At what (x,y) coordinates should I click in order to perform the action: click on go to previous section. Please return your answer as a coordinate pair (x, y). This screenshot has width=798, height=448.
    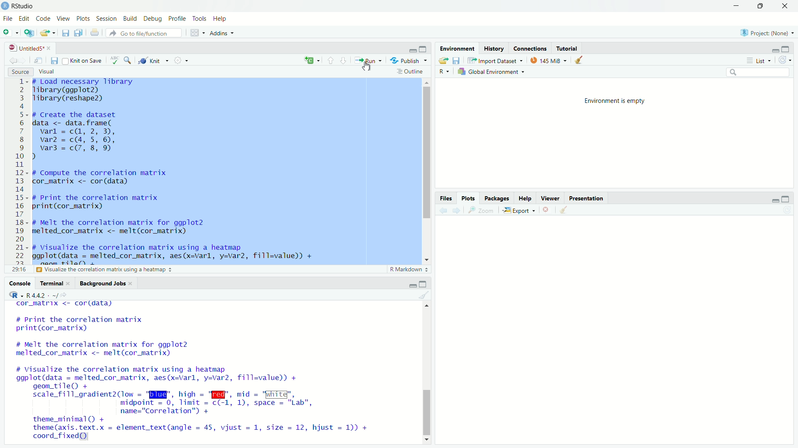
    Looking at the image, I should click on (330, 59).